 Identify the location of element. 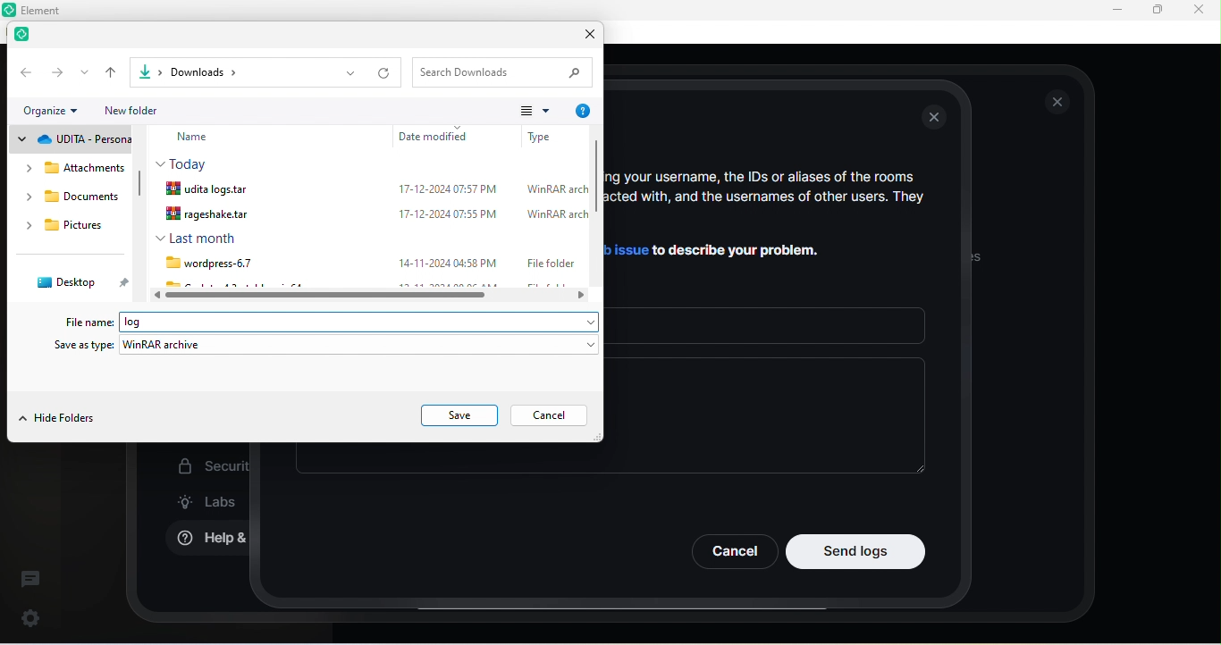
(27, 37).